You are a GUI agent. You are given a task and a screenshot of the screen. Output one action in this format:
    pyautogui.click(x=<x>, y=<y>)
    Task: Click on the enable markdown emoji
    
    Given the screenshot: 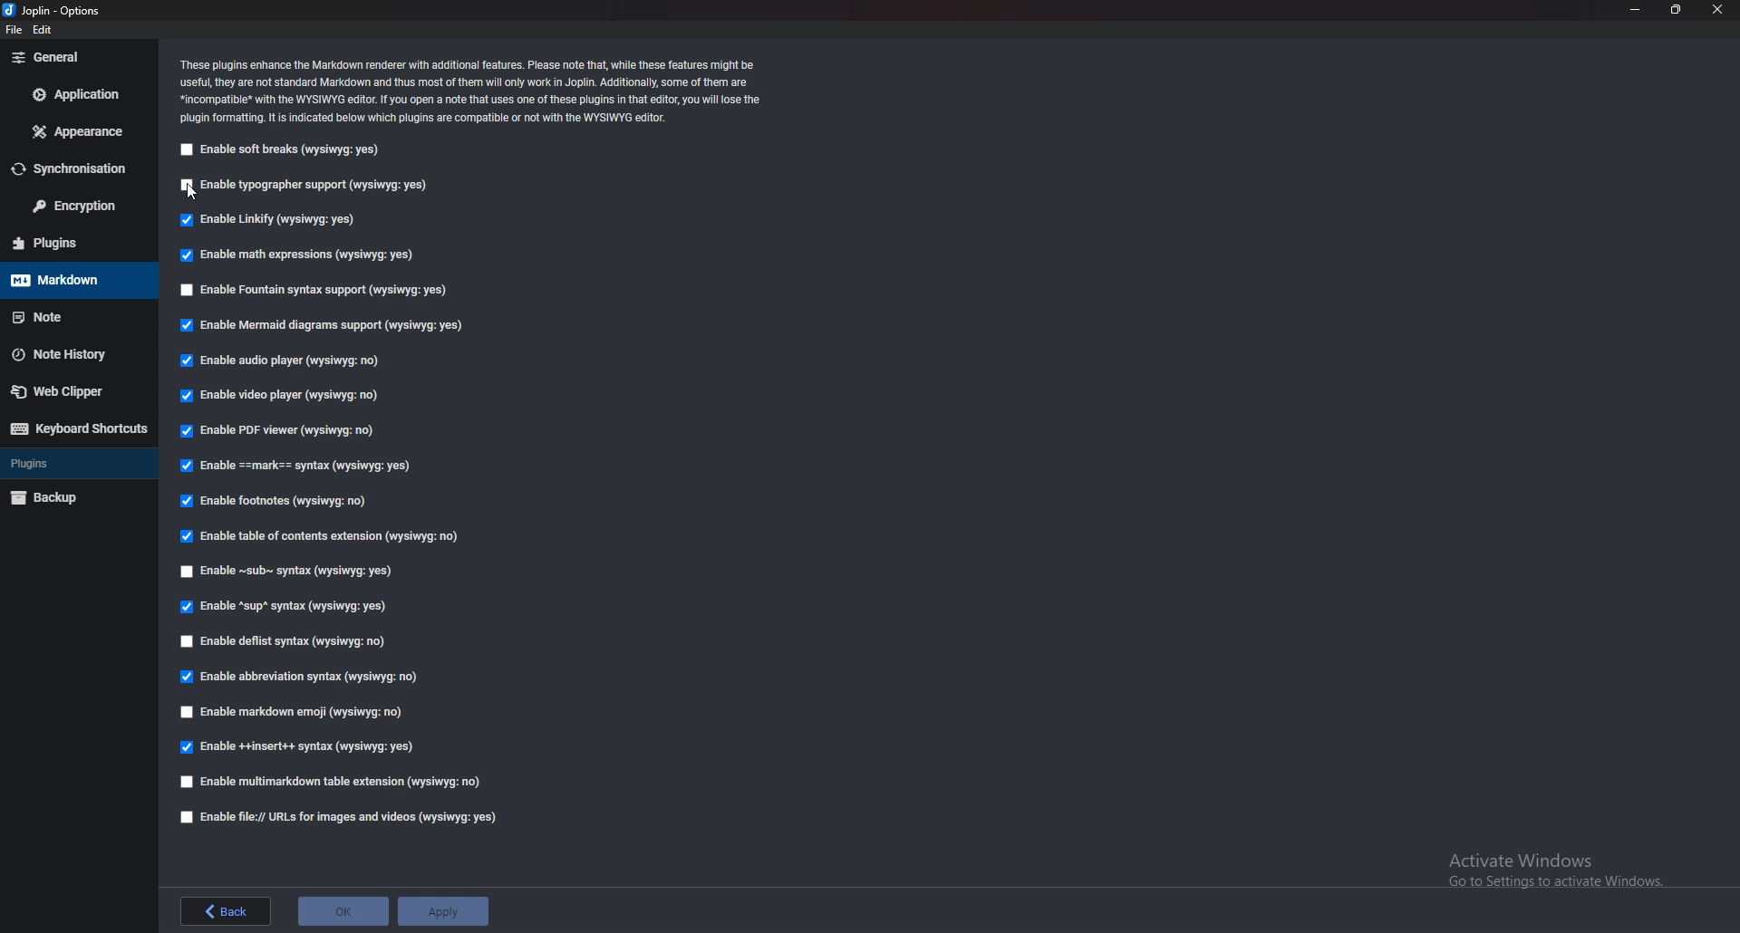 What is the action you would take?
    pyautogui.click(x=288, y=714)
    